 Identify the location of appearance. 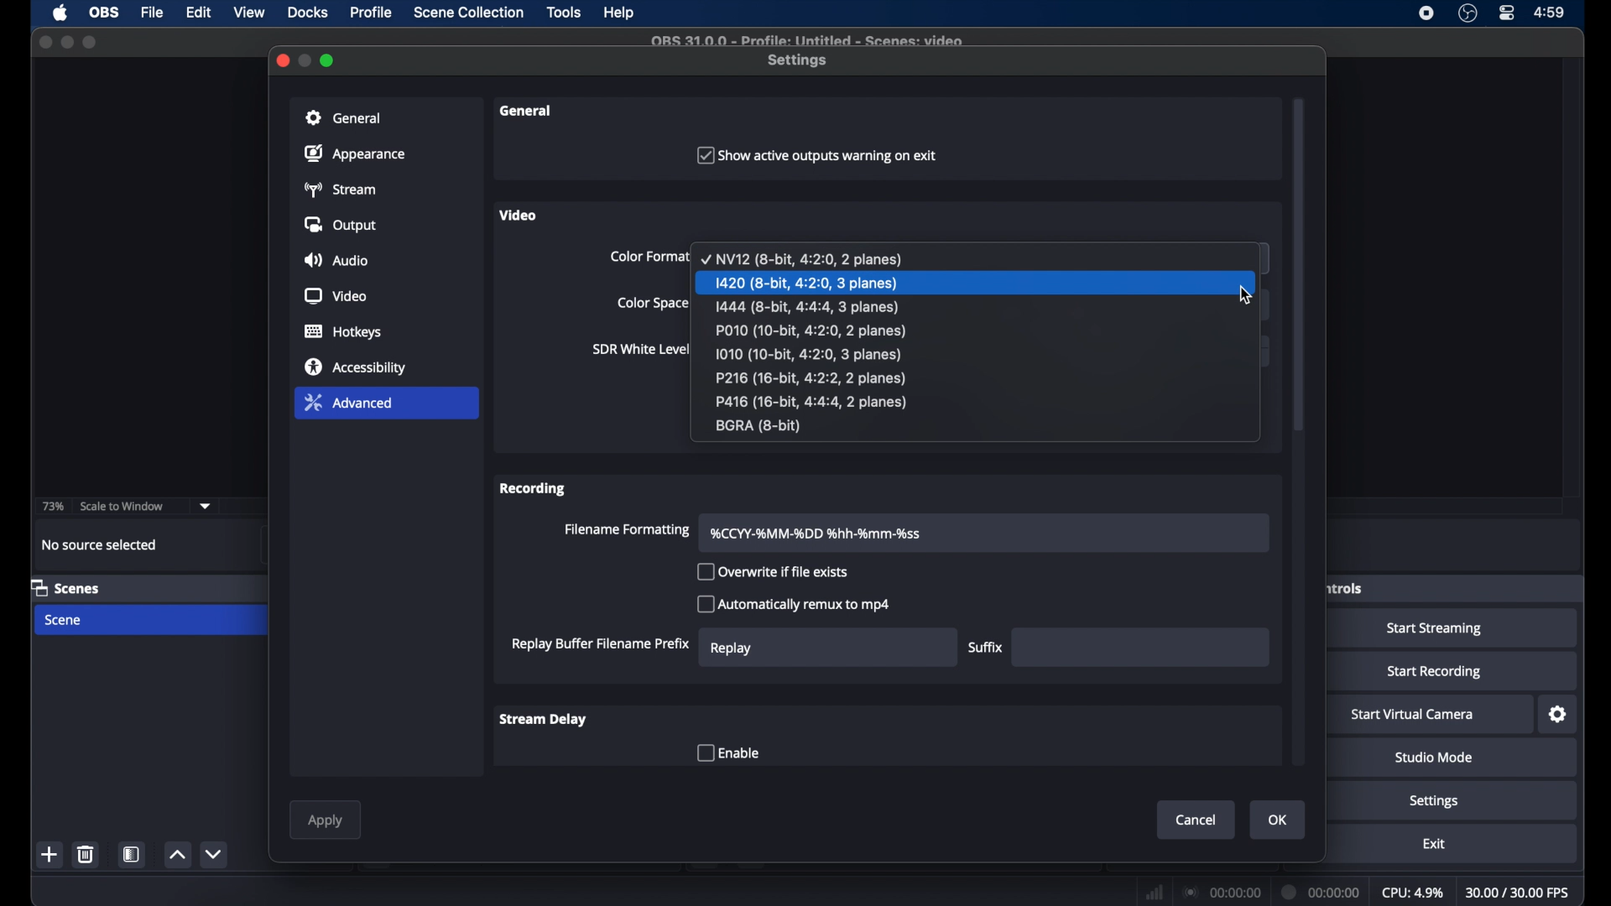
(357, 154).